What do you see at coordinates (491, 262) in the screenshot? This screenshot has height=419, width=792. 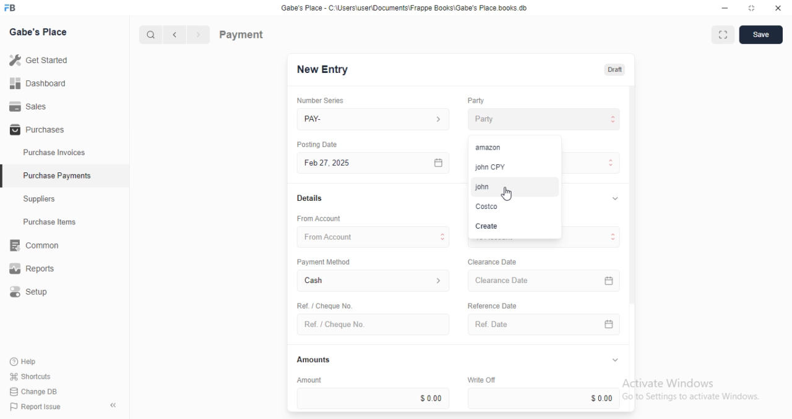 I see `Clearance Date` at bounding box center [491, 262].